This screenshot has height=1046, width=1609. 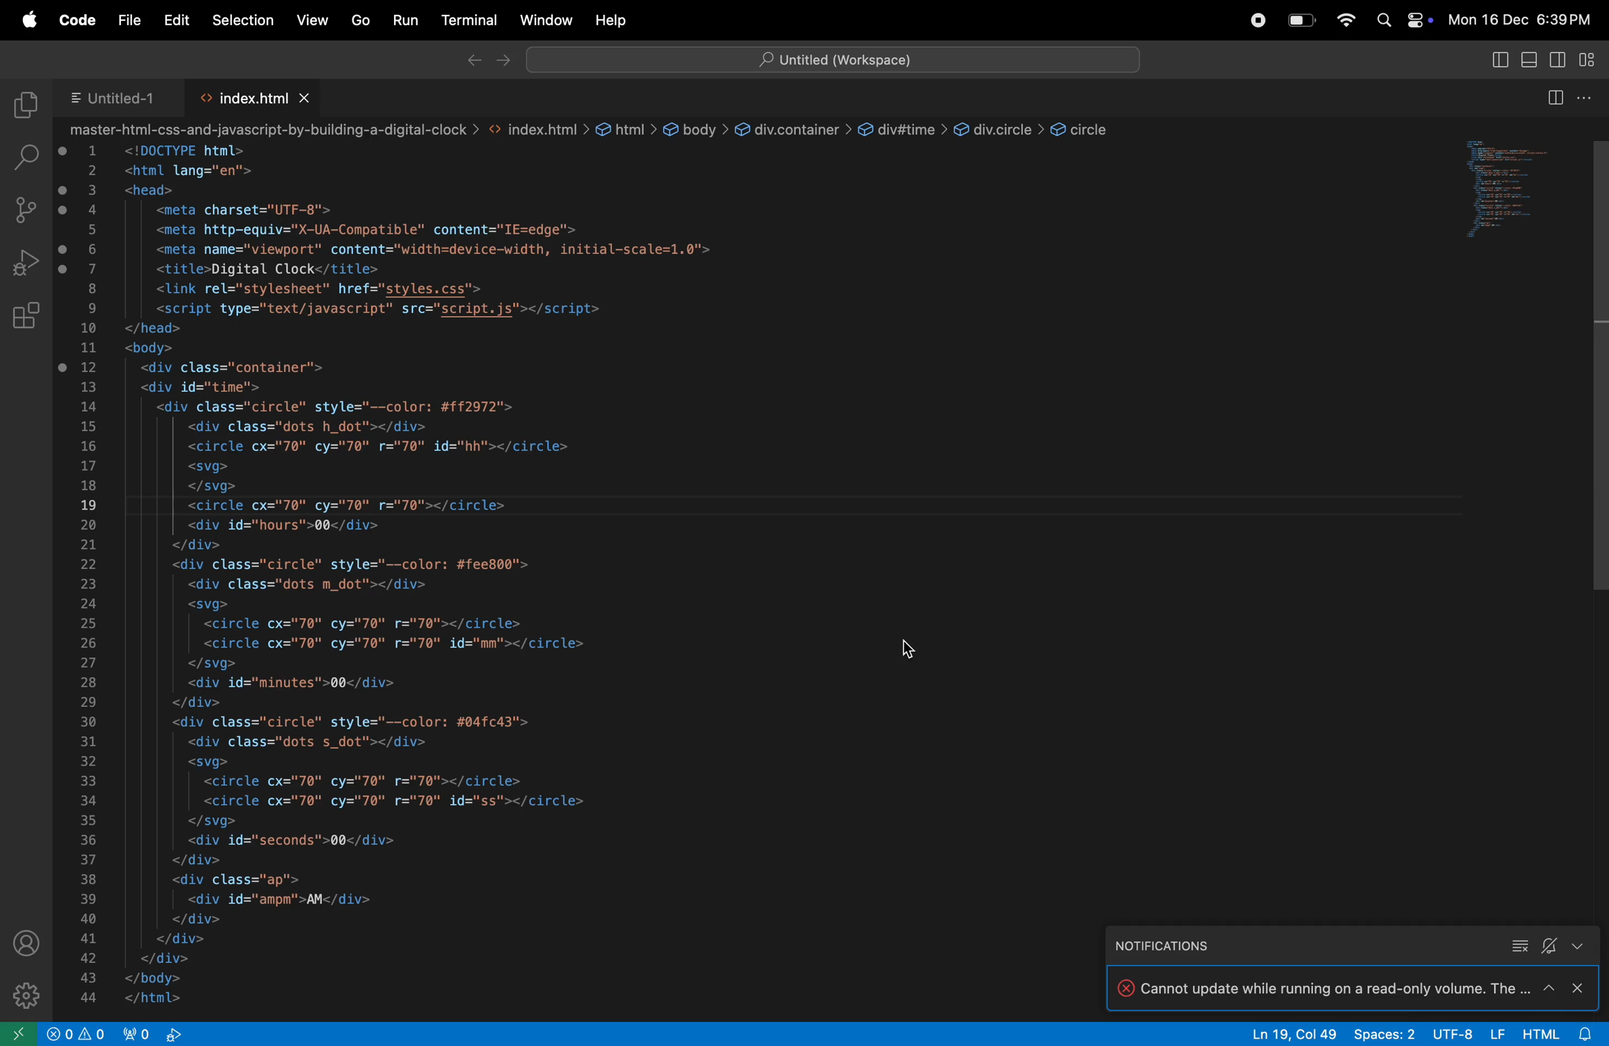 What do you see at coordinates (117, 98) in the screenshot?
I see `untitled 1` at bounding box center [117, 98].